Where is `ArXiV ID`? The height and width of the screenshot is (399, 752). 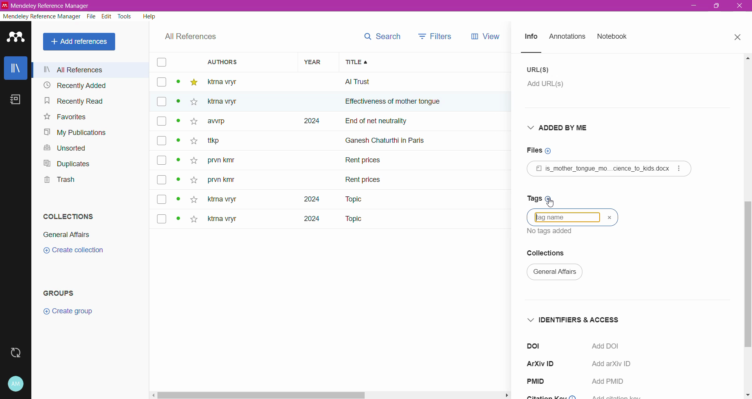
ArXiV ID is located at coordinates (542, 364).